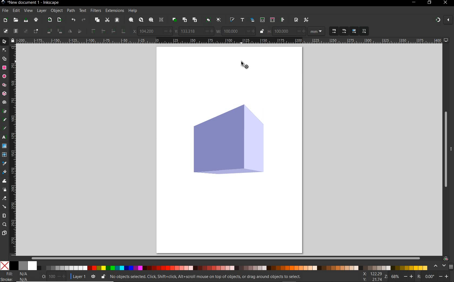 The width and height of the screenshot is (454, 282). I want to click on select all, so click(6, 30).